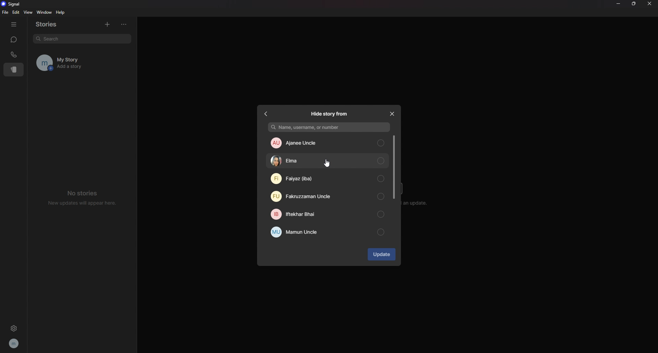 The height and width of the screenshot is (353, 658). What do you see at coordinates (16, 12) in the screenshot?
I see `edit` at bounding box center [16, 12].